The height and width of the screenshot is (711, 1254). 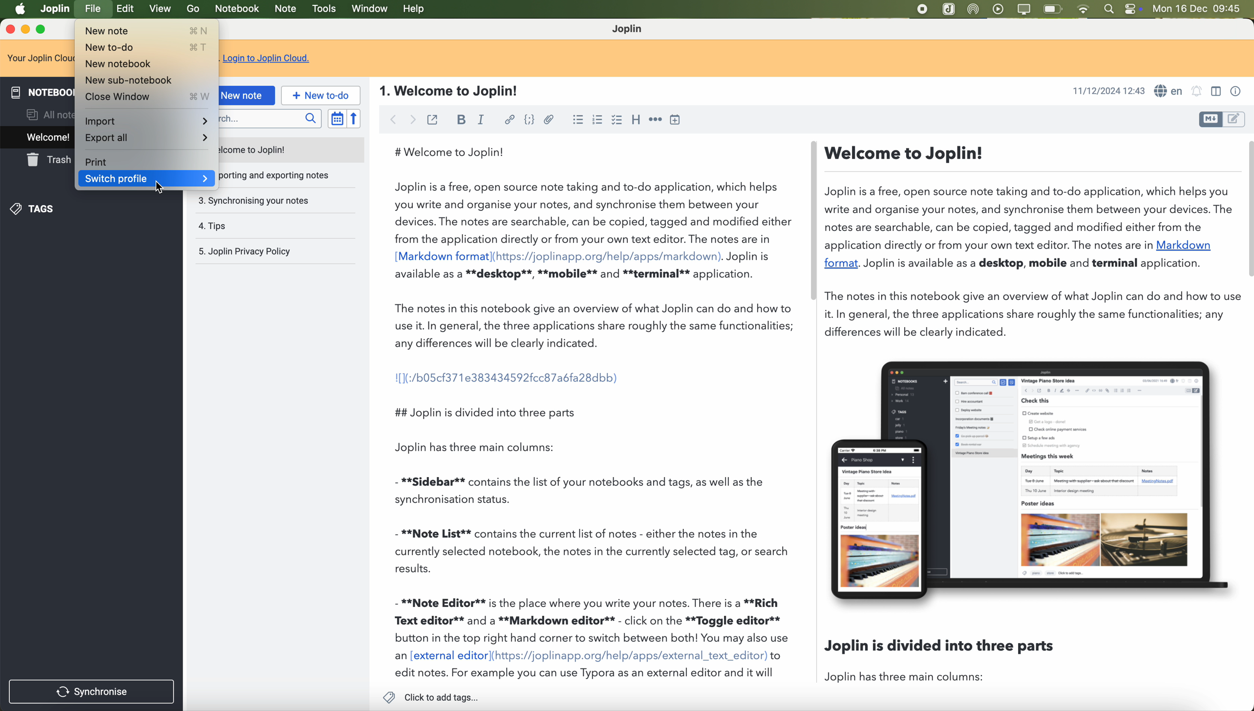 What do you see at coordinates (594, 551) in the screenshot?
I see `- **Note List** contains the current list of notes - either the notes in the
currently selected notebook, the notes in the currently selected tag, or search
results.` at bounding box center [594, 551].